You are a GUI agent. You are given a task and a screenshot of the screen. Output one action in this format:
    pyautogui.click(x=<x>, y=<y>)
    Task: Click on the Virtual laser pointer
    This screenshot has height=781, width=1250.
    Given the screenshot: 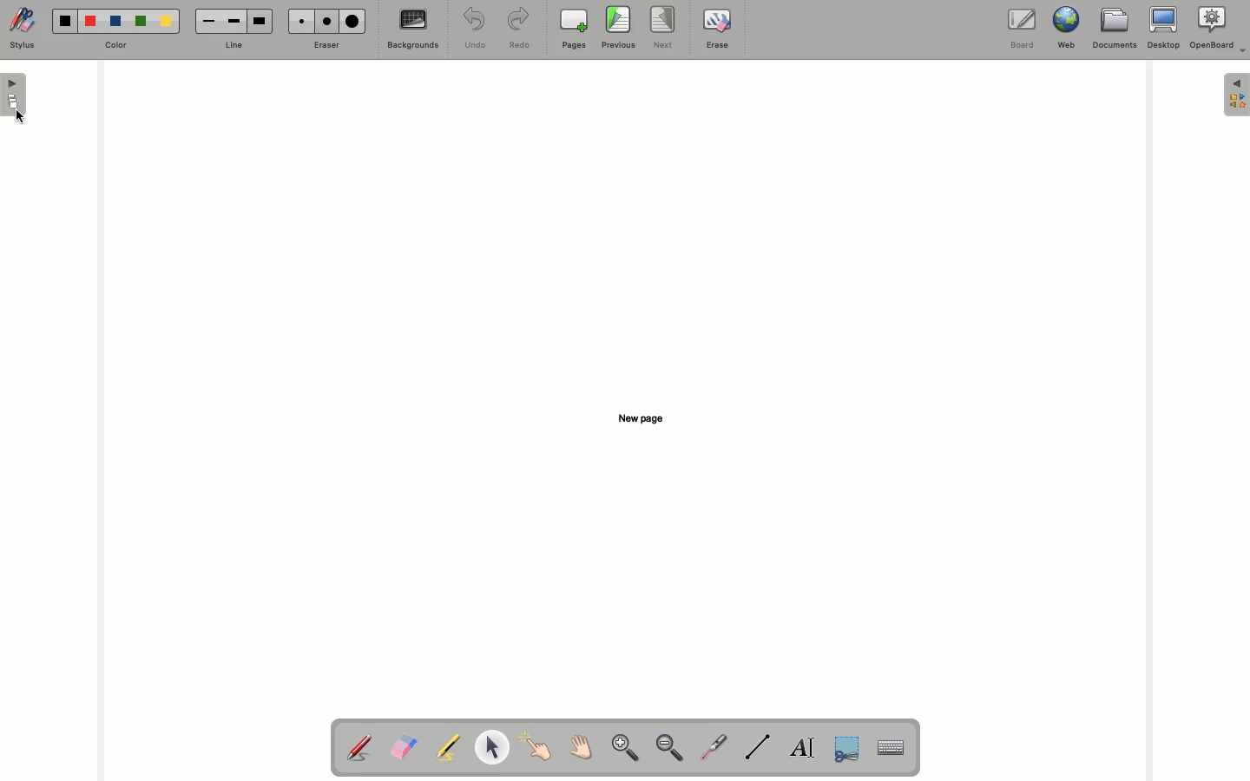 What is the action you would take?
    pyautogui.click(x=711, y=747)
    